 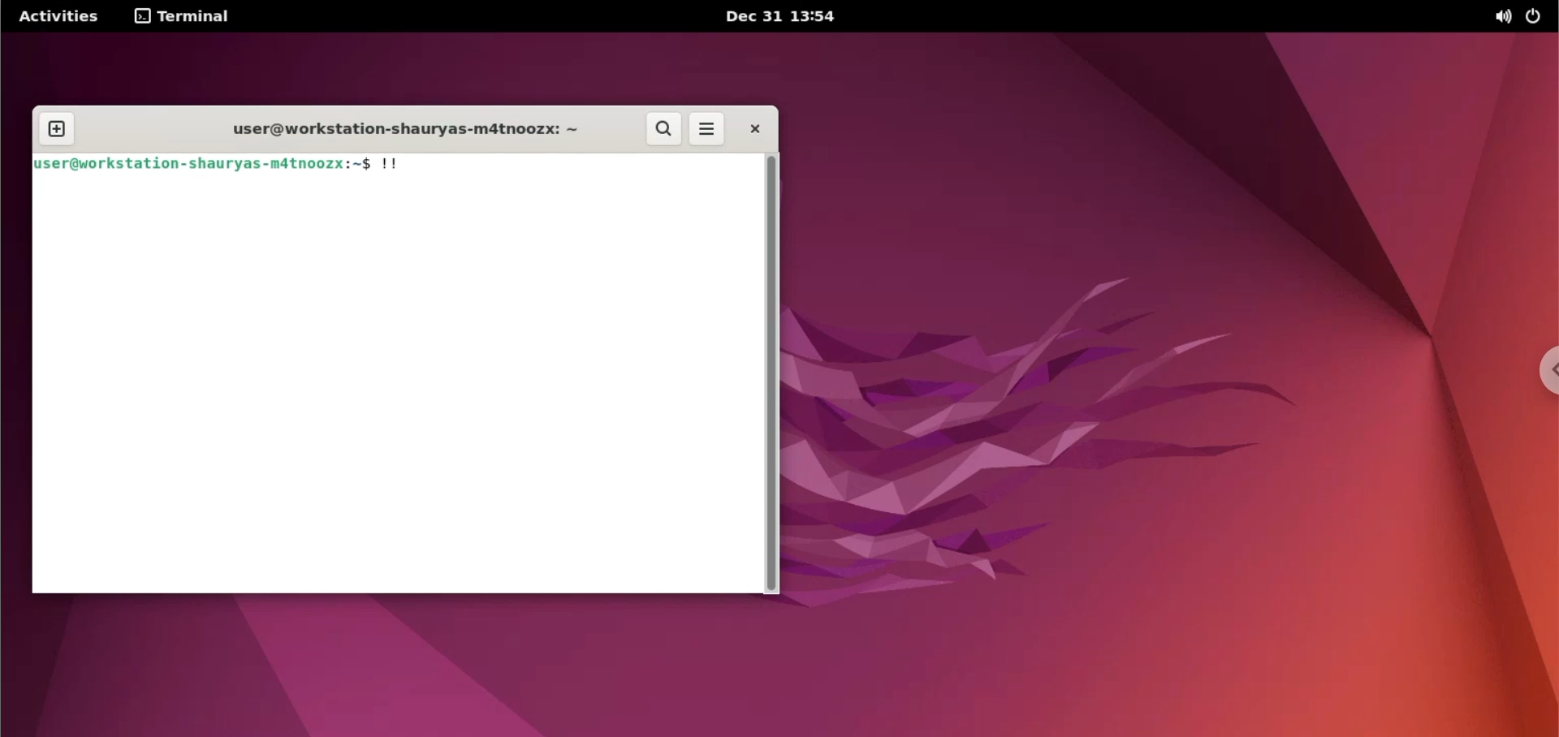 What do you see at coordinates (665, 129) in the screenshot?
I see `search` at bounding box center [665, 129].